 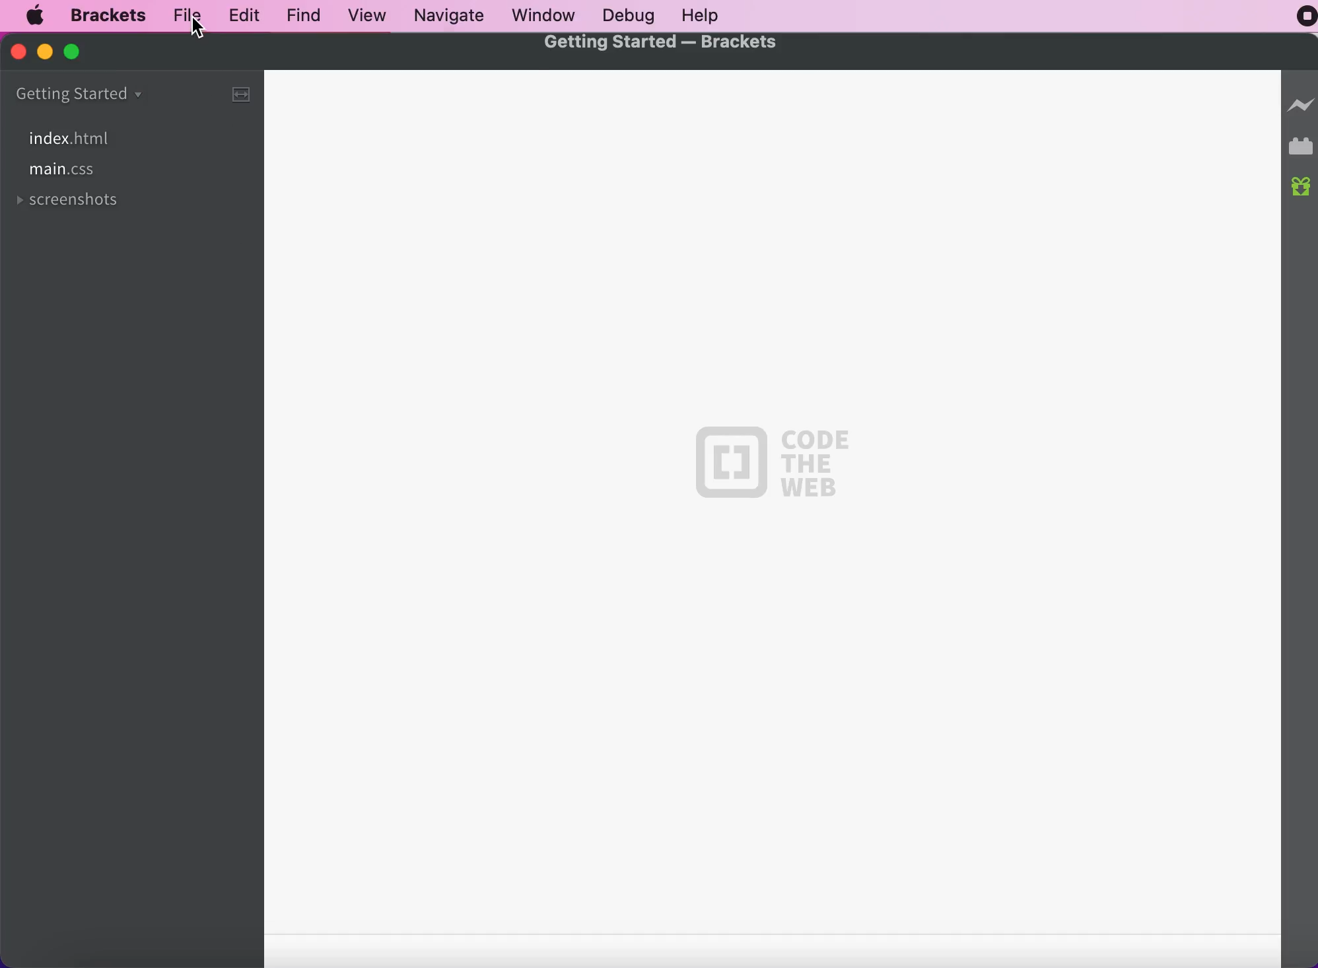 I want to click on folder getting started, so click(x=83, y=93).